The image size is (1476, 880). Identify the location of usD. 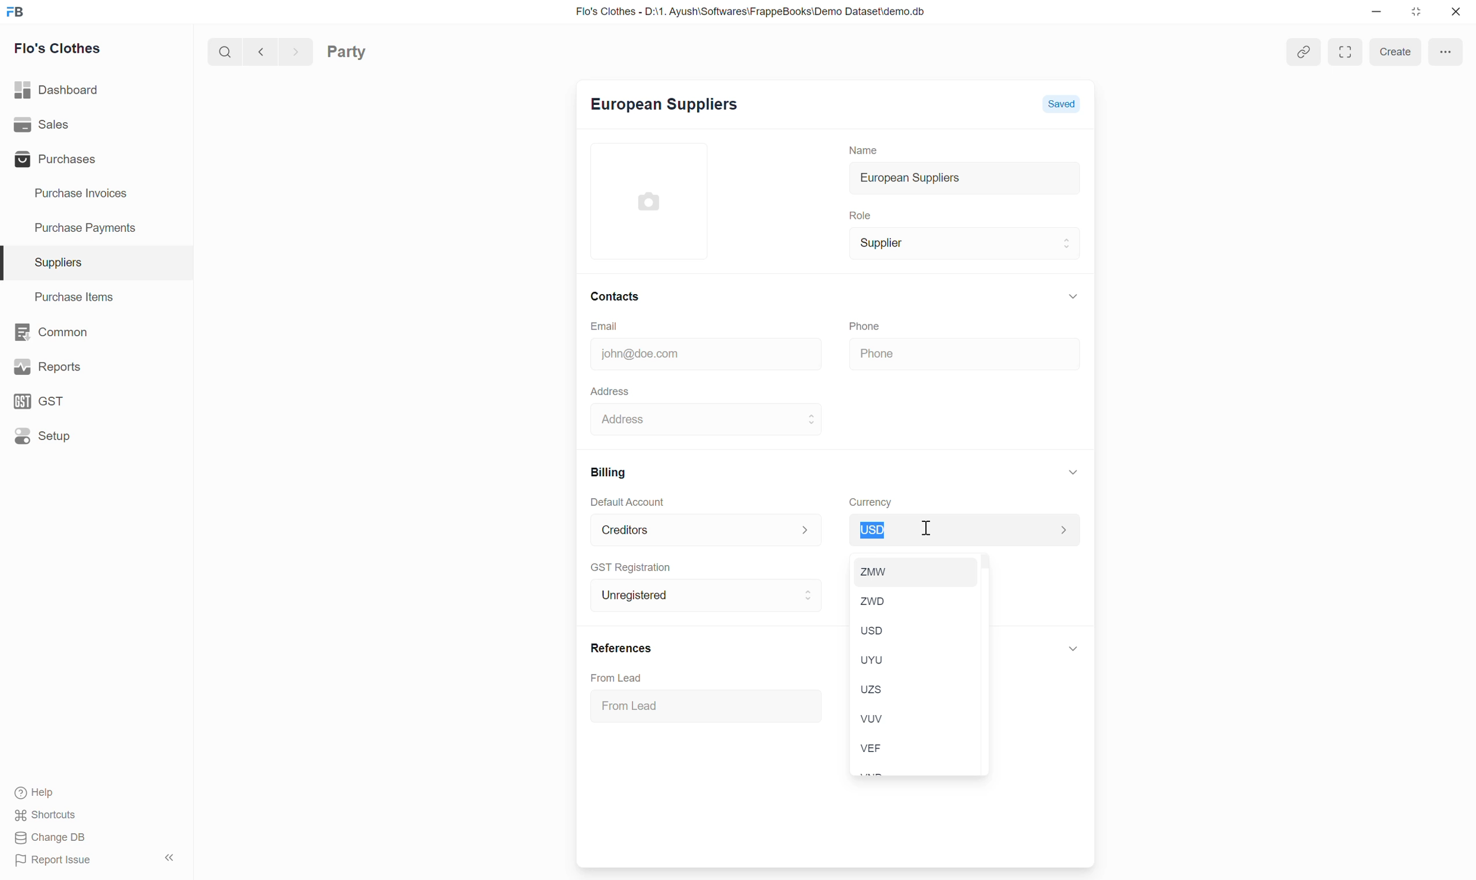
(880, 632).